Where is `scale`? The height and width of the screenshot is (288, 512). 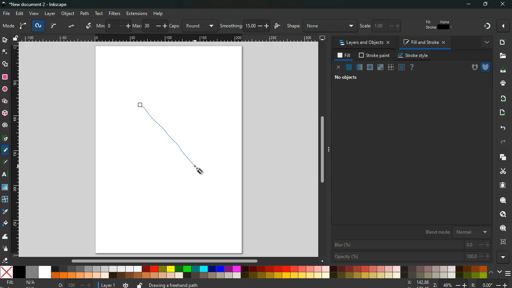 scale is located at coordinates (384, 26).